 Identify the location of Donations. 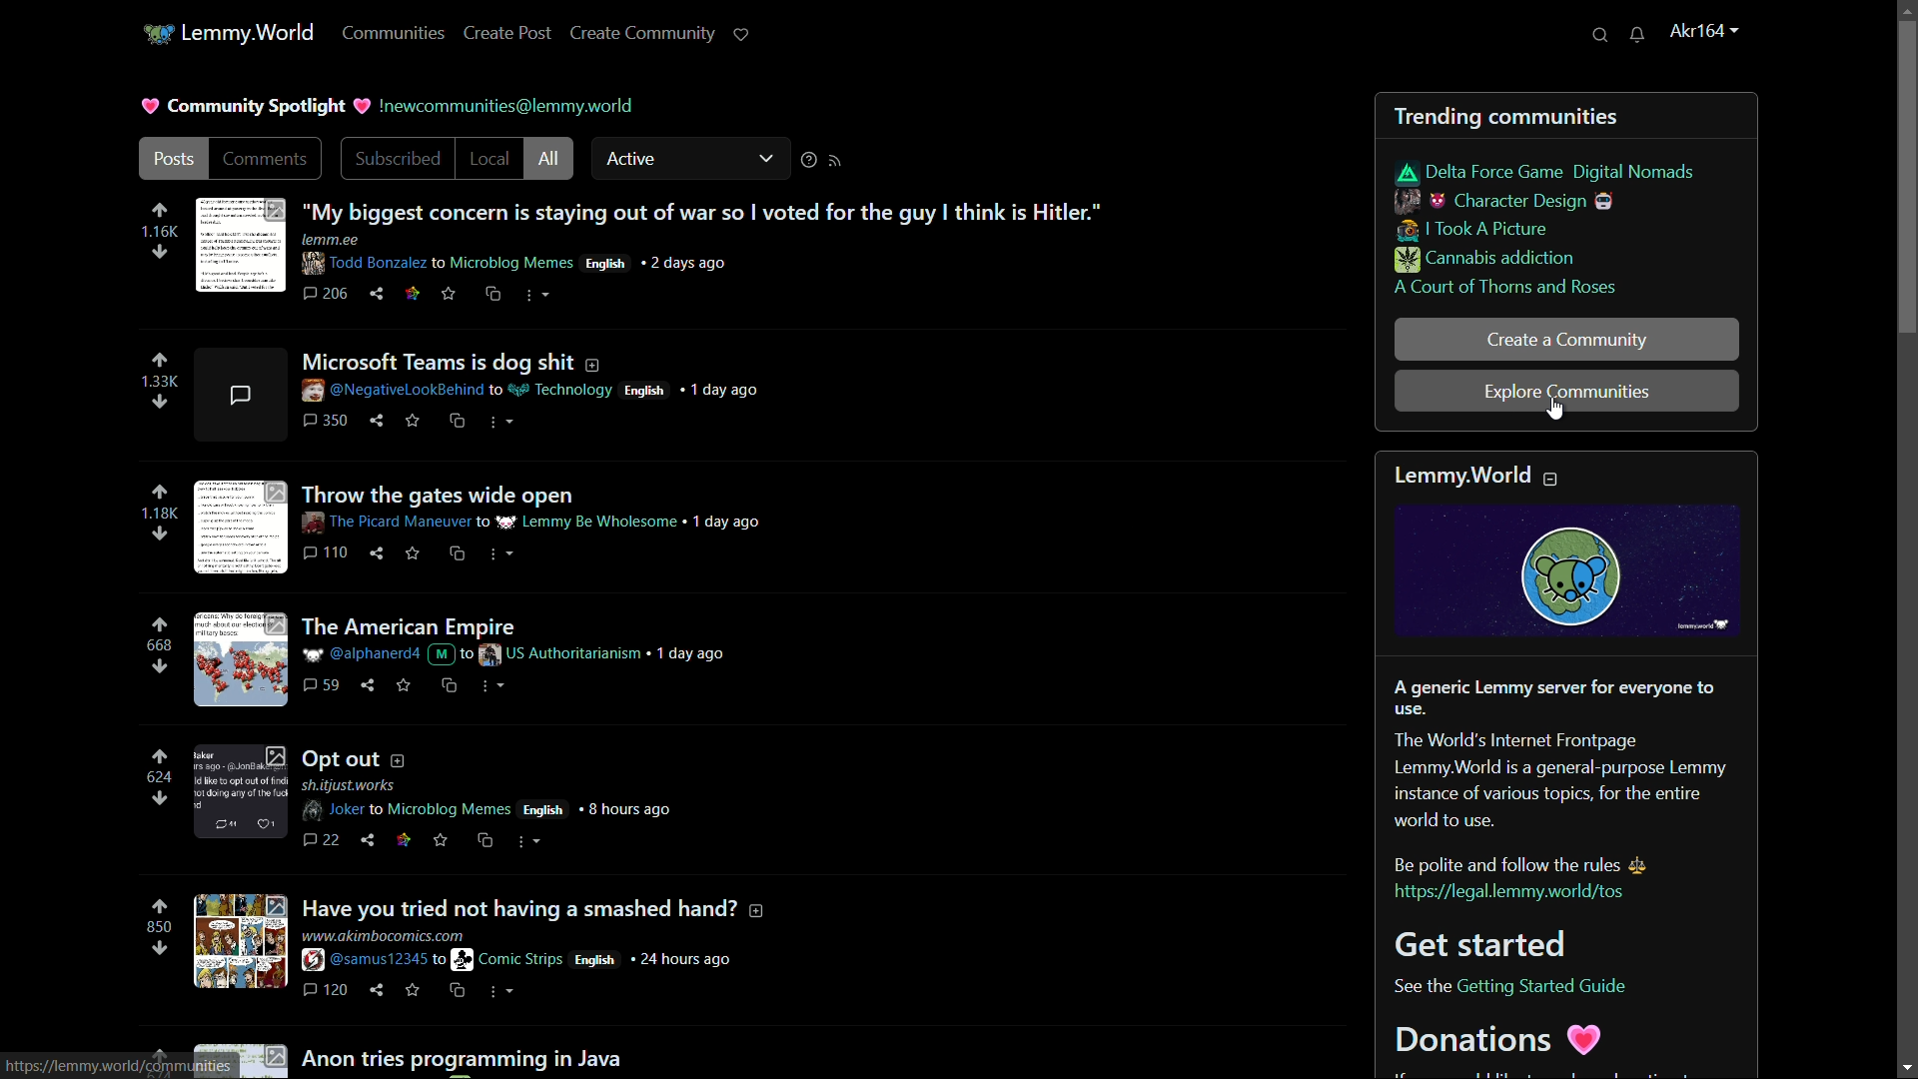
(1543, 1047).